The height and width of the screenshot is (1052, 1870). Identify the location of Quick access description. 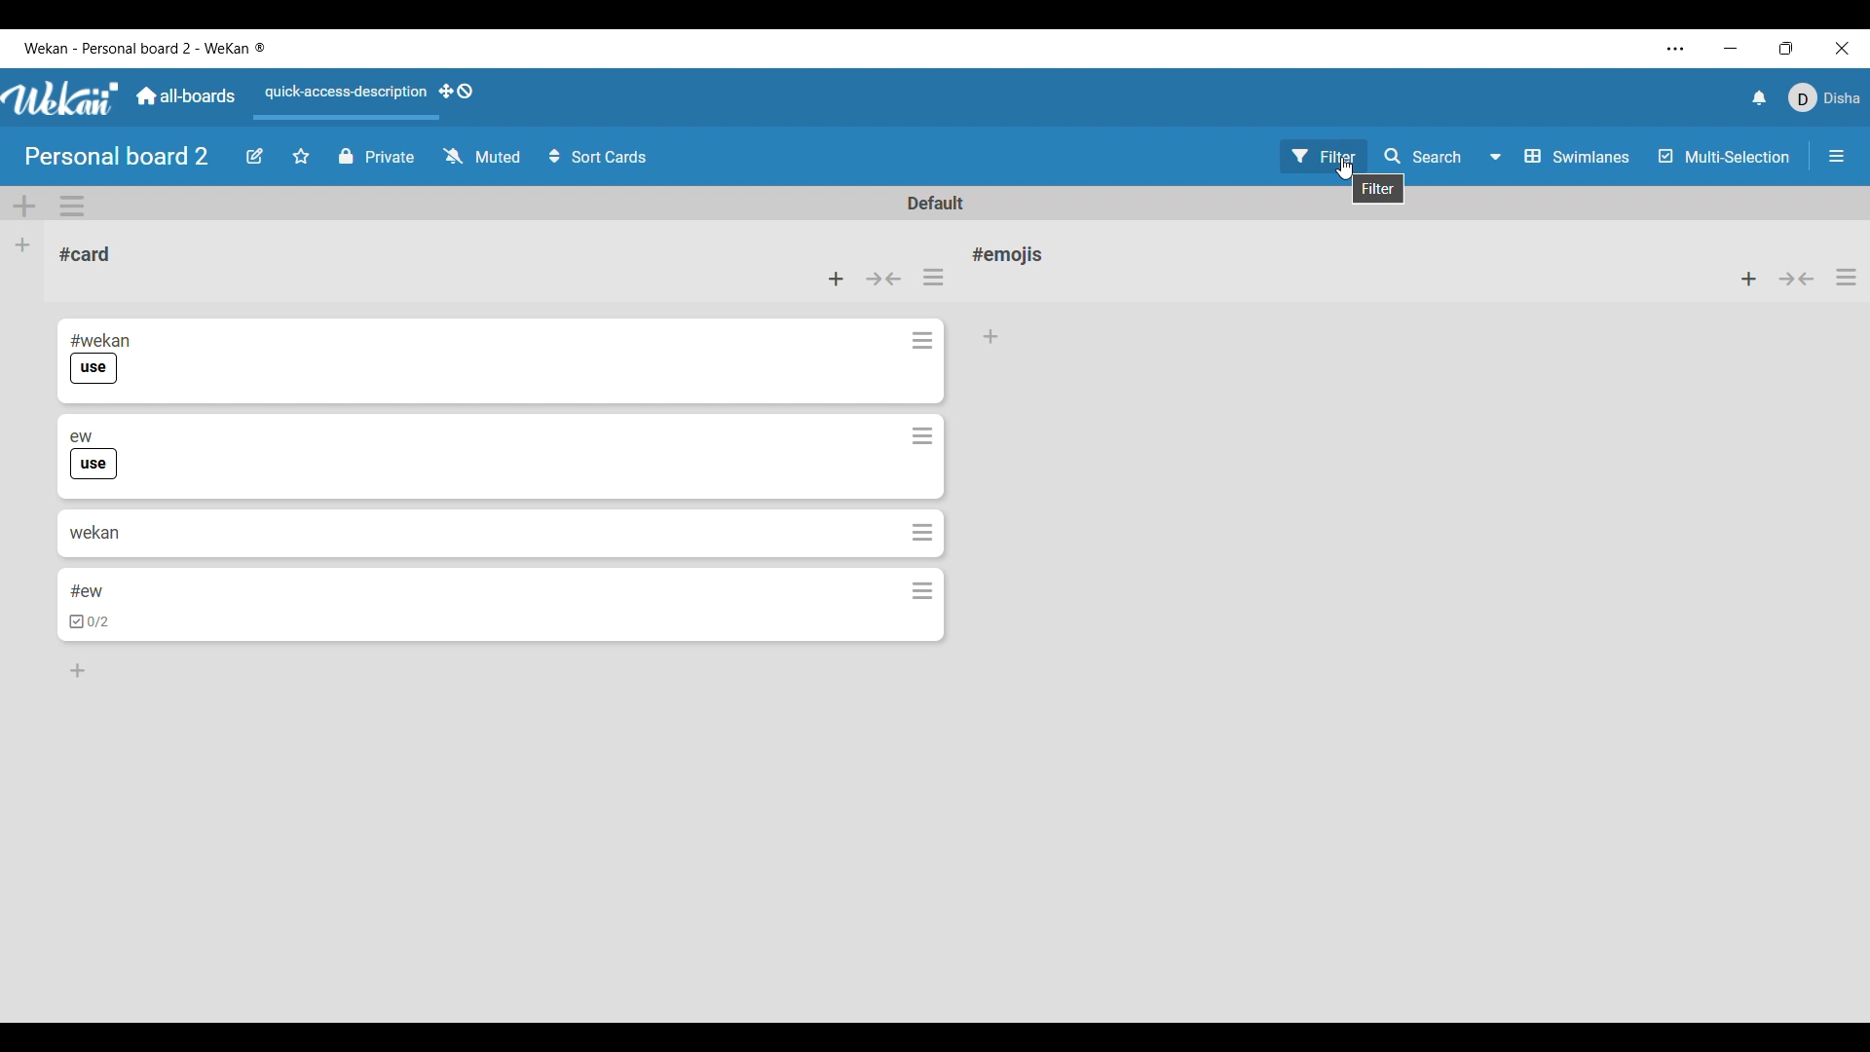
(343, 93).